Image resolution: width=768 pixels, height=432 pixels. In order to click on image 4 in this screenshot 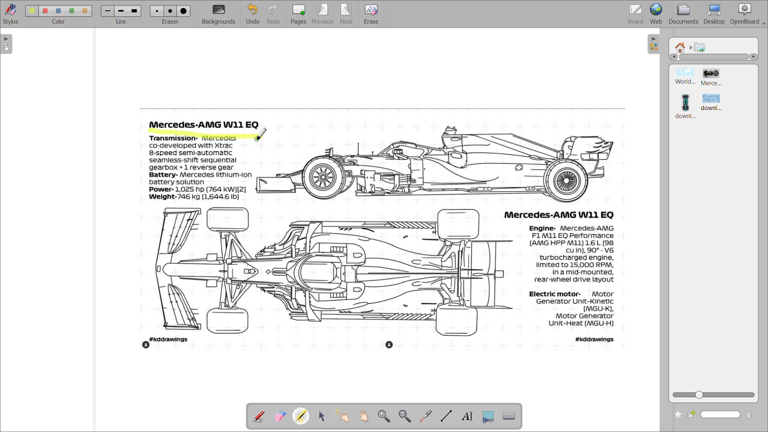, I will do `click(712, 103)`.